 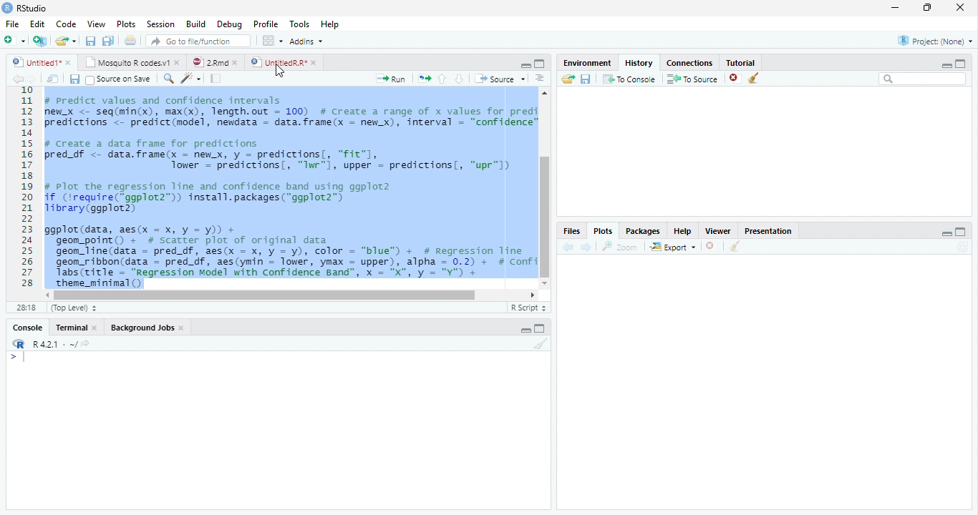 I want to click on Tools, so click(x=301, y=24).